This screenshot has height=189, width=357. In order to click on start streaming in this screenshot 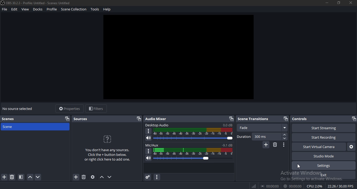, I will do `click(321, 127)`.